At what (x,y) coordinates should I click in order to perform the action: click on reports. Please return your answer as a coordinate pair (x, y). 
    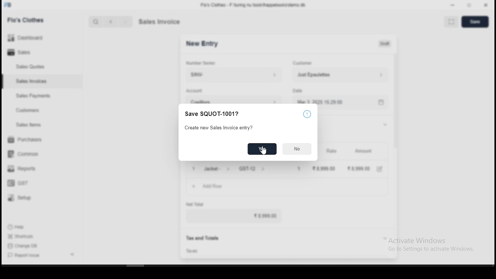
    Looking at the image, I should click on (22, 169).